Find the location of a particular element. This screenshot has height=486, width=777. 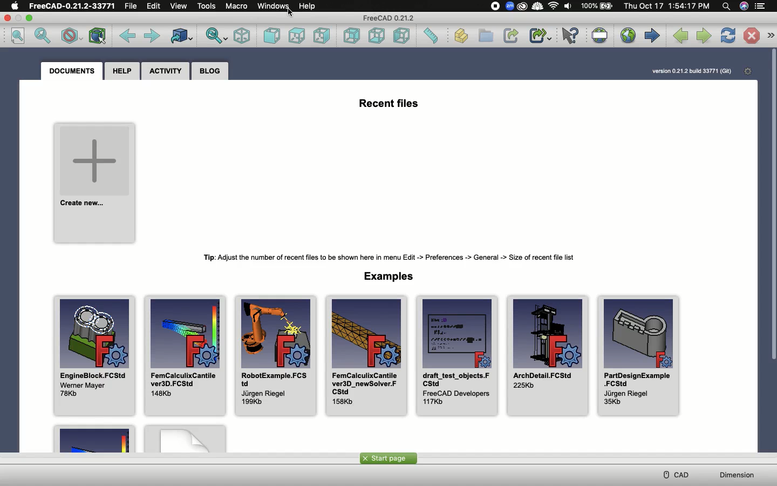

Apple logo is located at coordinates (16, 6).